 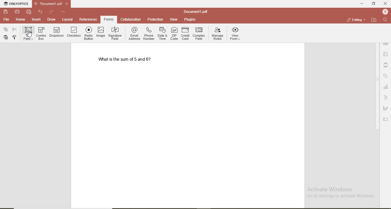 I want to click on plugins, so click(x=190, y=20).